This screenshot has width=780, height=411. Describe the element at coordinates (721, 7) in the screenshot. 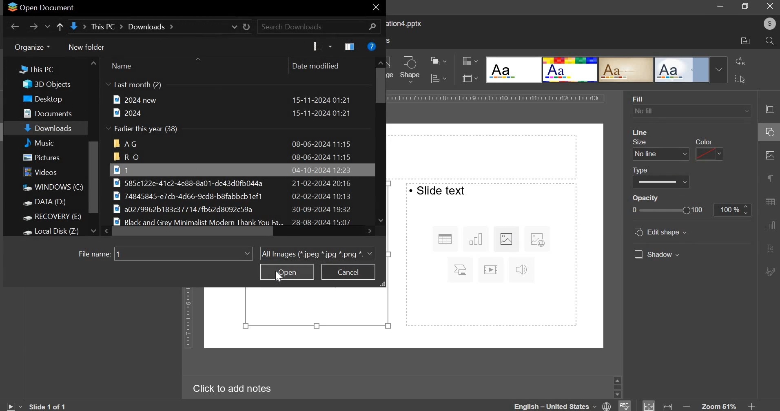

I see `minimize` at that location.